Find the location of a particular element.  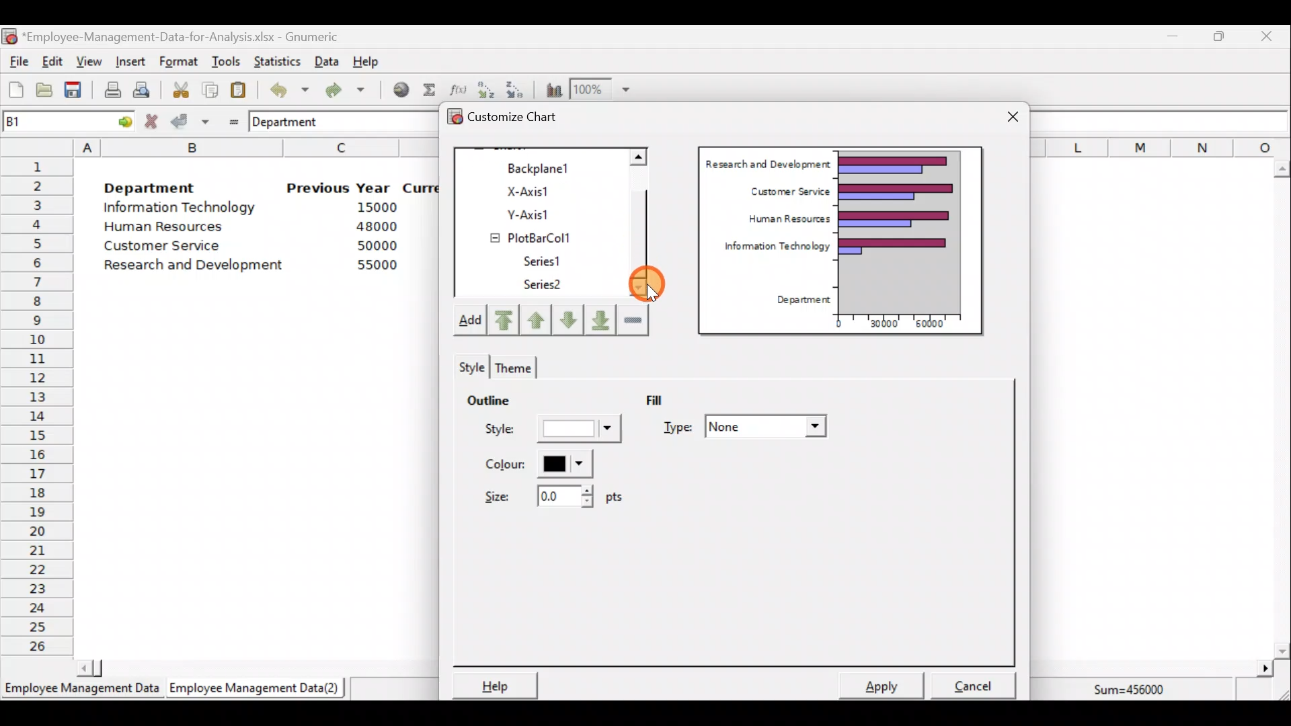

Close is located at coordinates (1265, 38).